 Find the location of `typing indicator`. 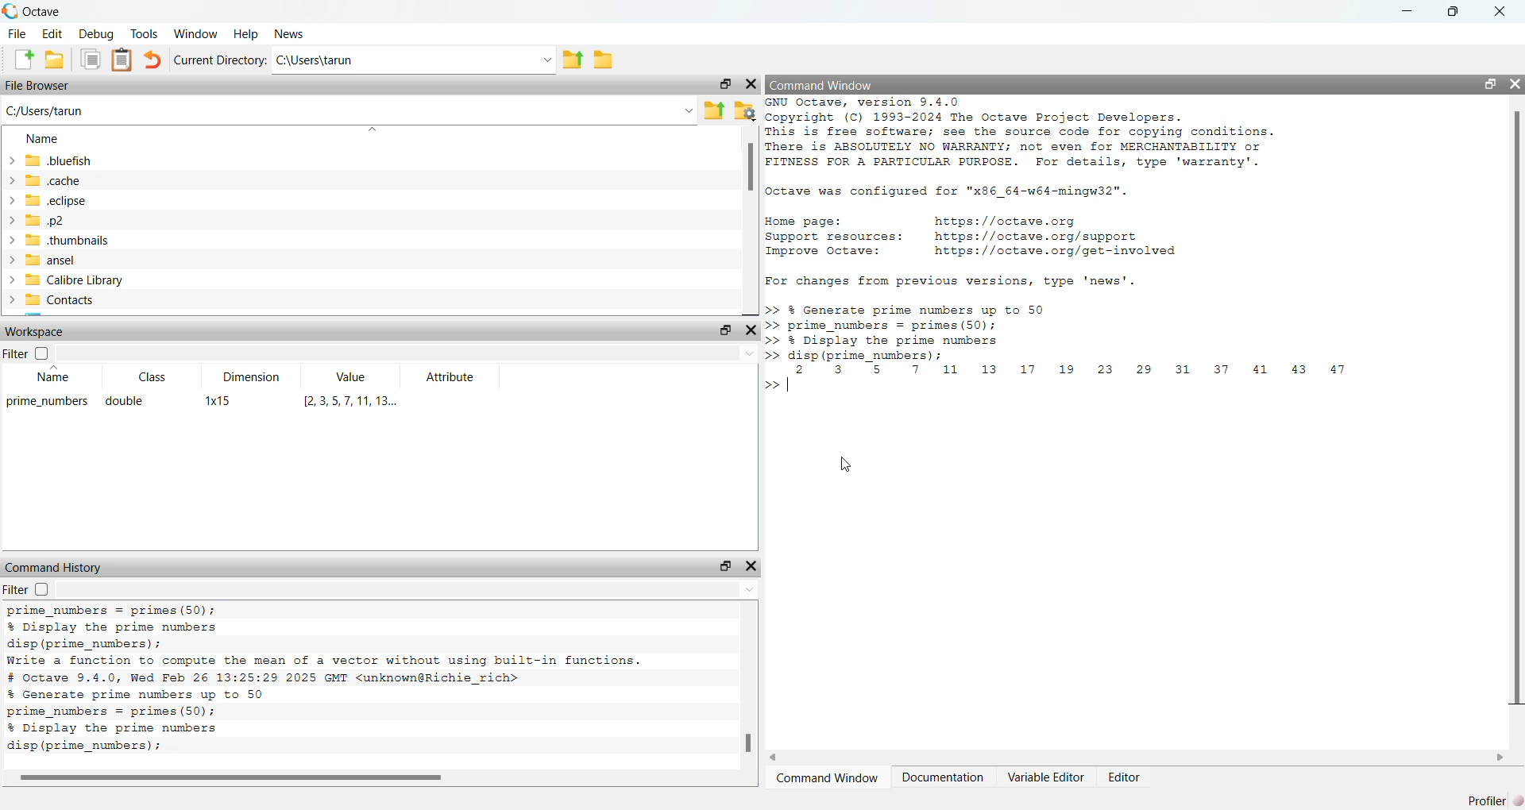

typing indicator is located at coordinates (788, 384).